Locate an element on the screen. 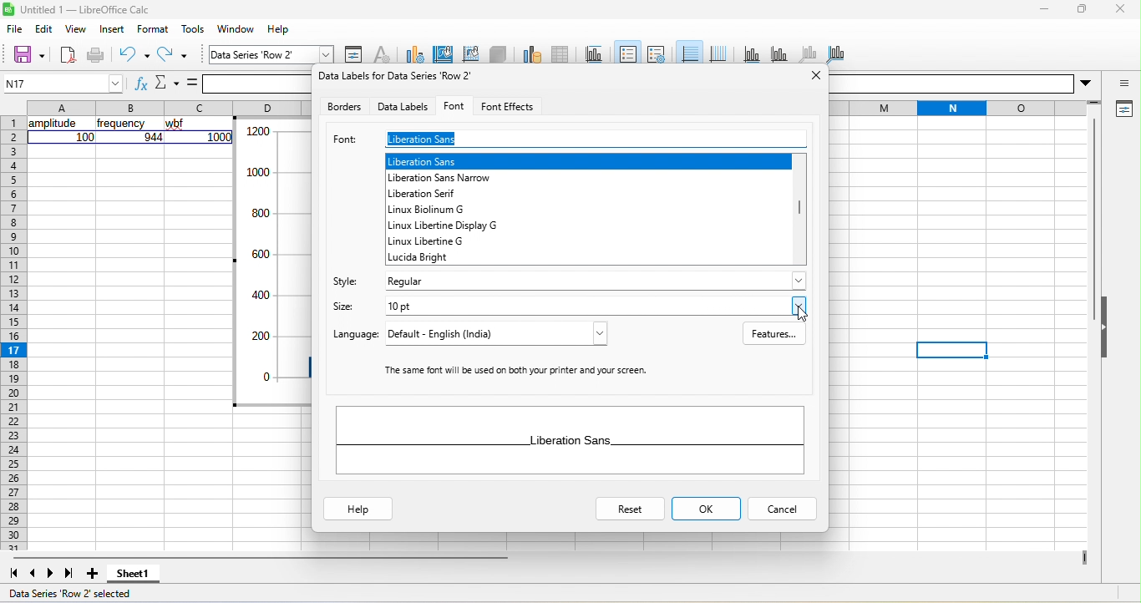 The height and width of the screenshot is (603, 1141). 100 is located at coordinates (85, 137).